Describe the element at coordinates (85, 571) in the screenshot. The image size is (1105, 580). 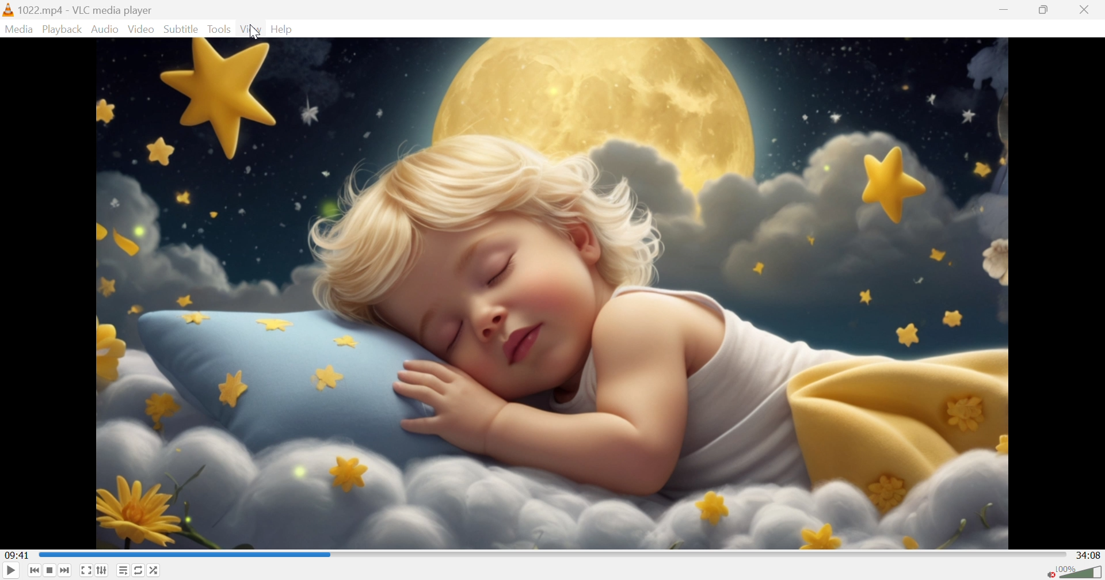
I see `Toggle the video in fullscreen` at that location.